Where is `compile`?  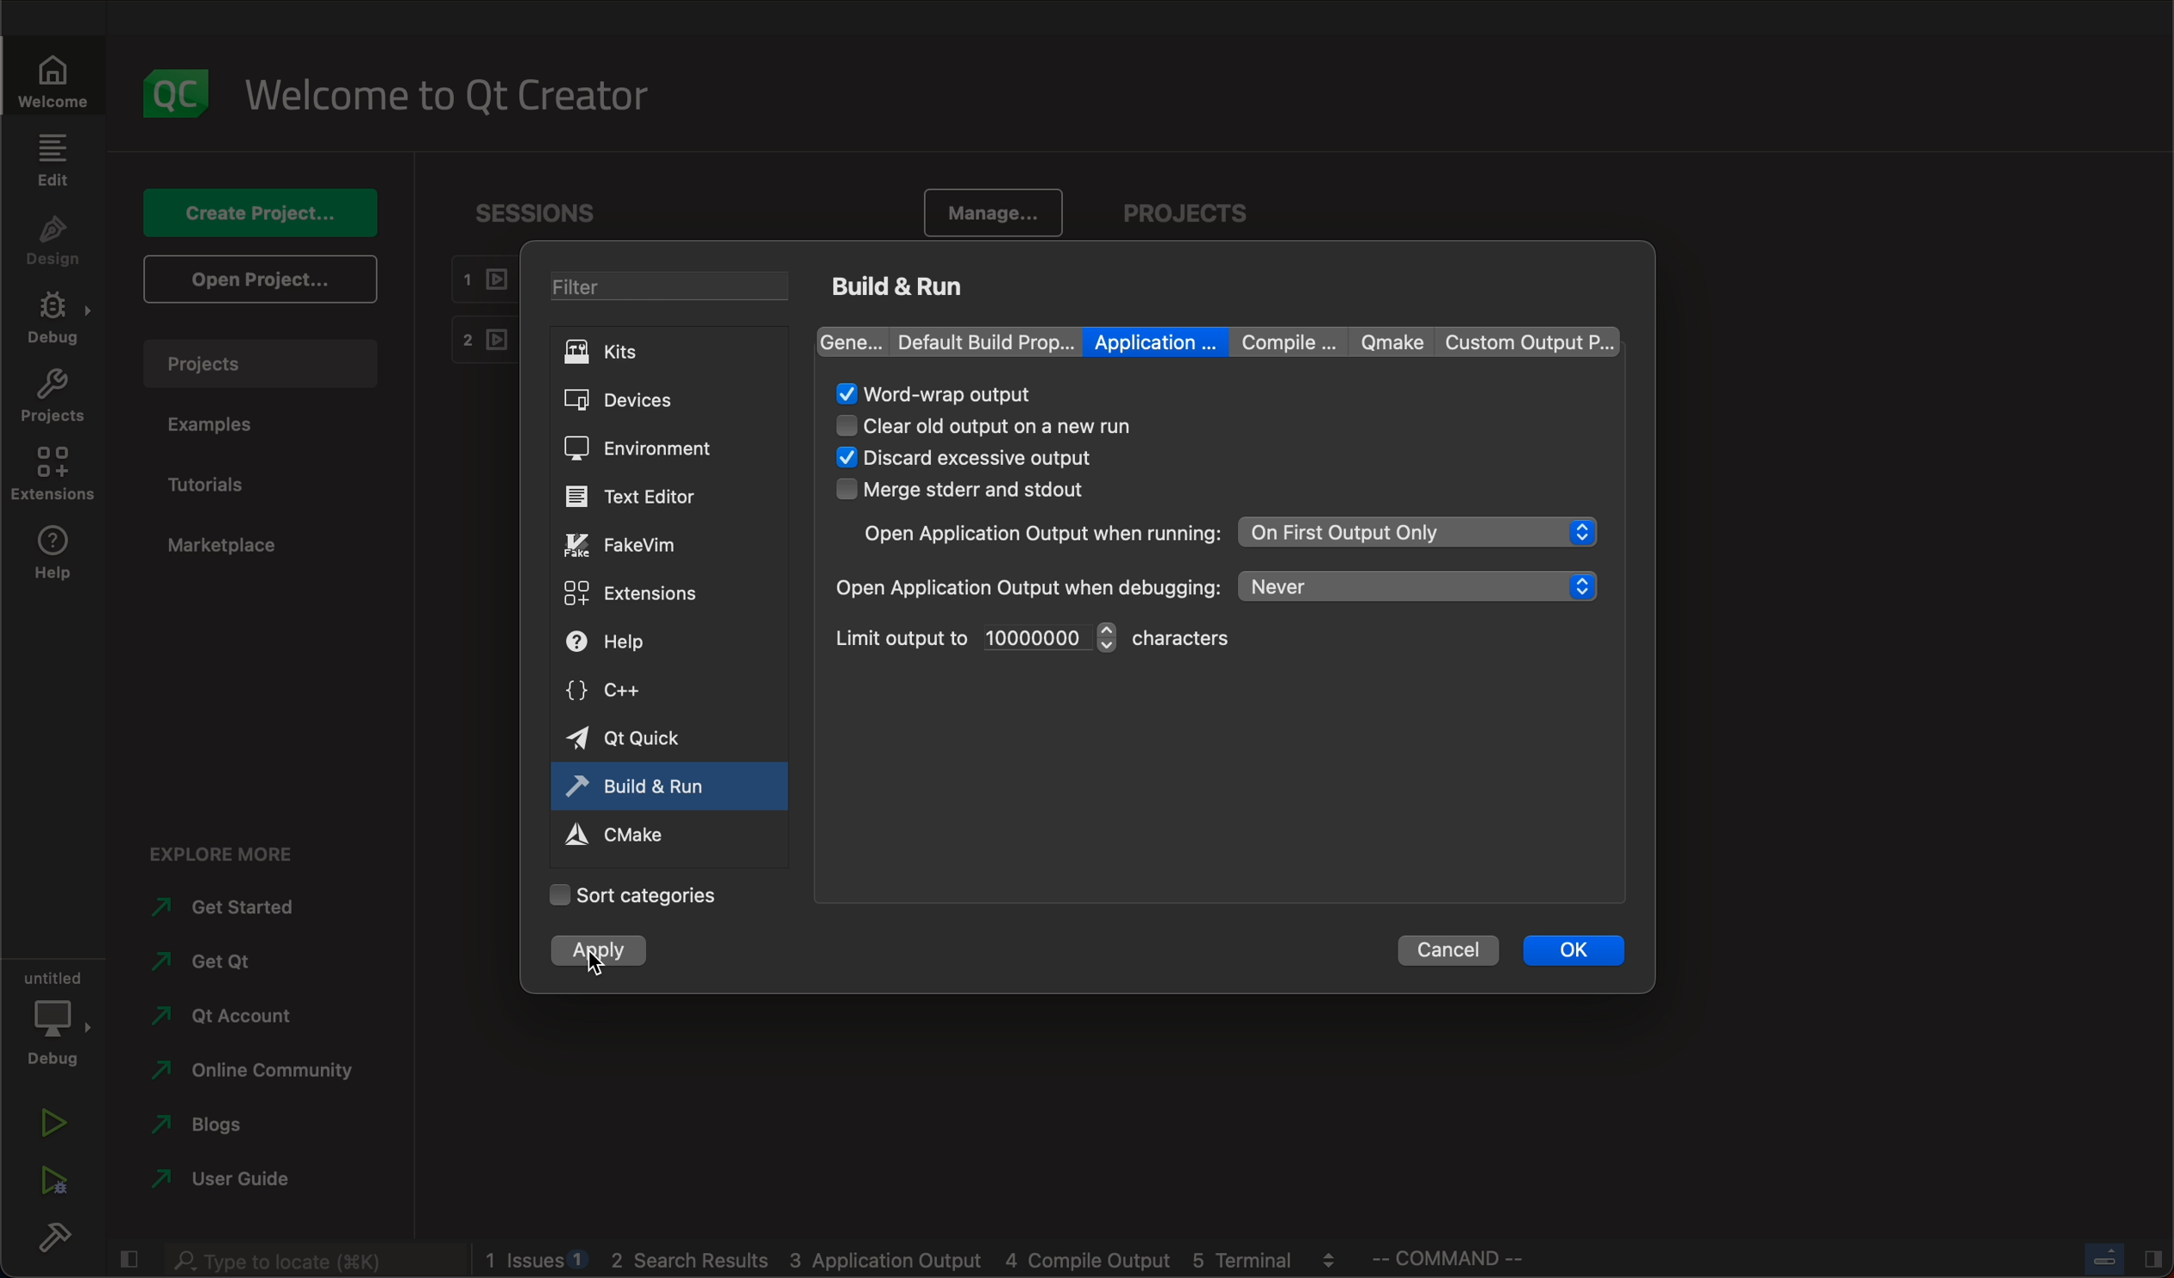
compile is located at coordinates (1285, 343).